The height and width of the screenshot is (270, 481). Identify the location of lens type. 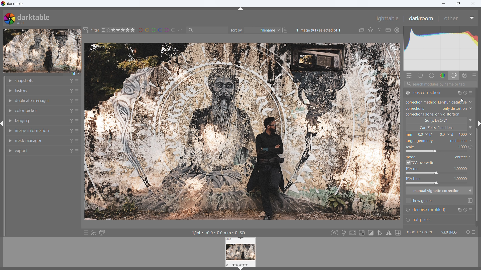
(439, 127).